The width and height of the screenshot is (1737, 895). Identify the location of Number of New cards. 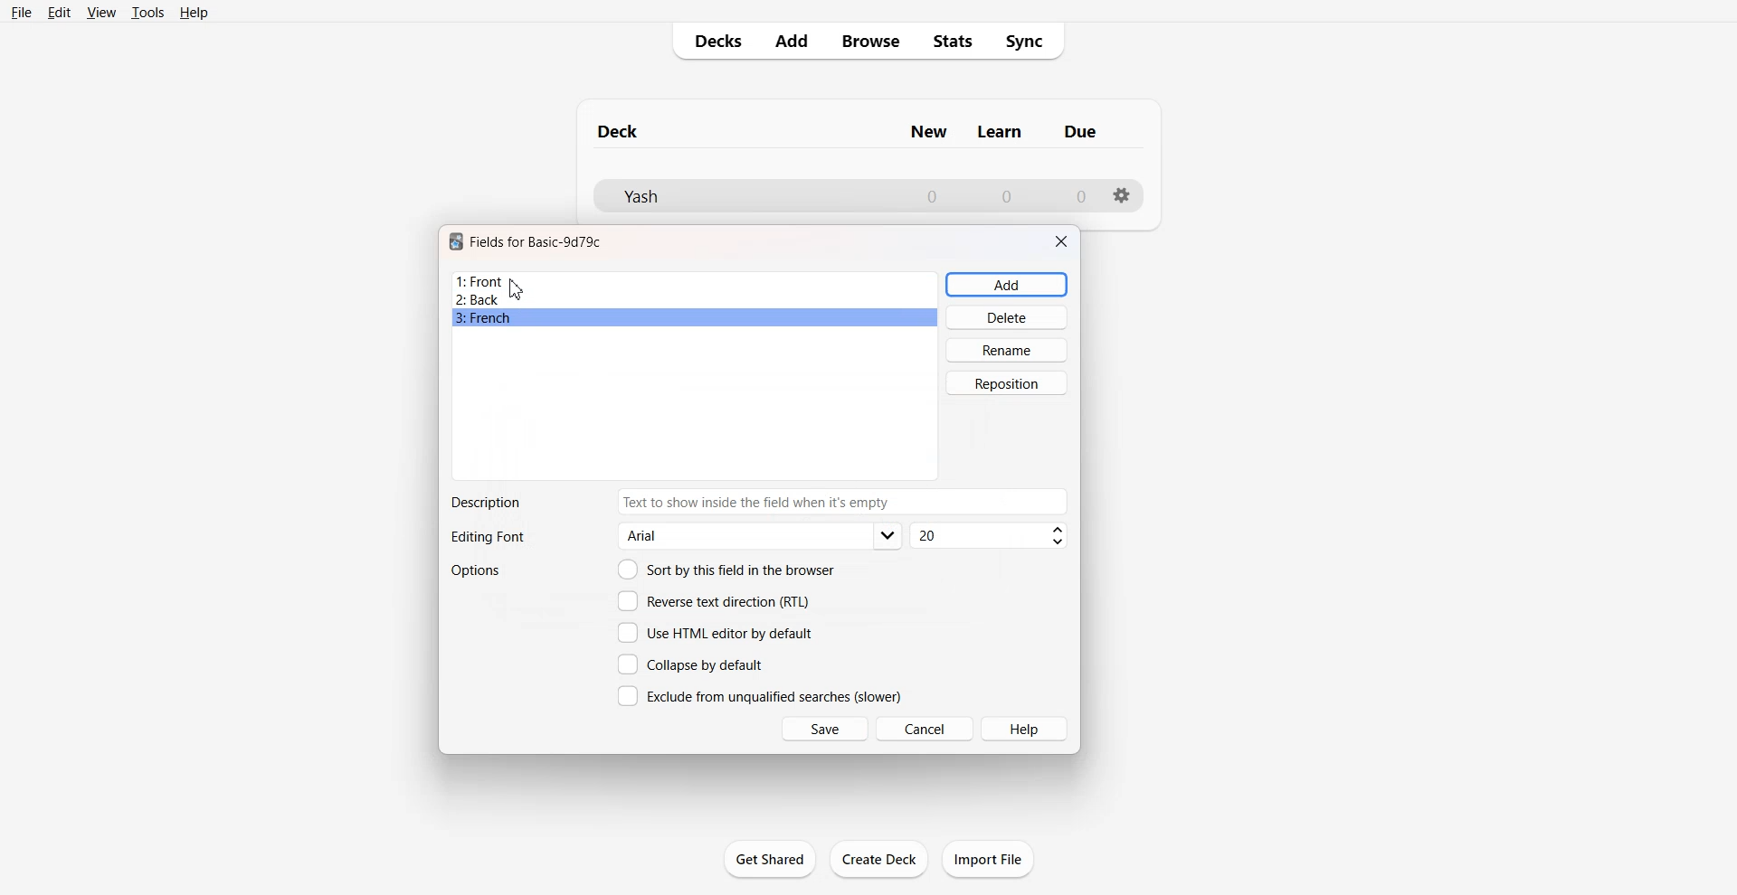
(932, 196).